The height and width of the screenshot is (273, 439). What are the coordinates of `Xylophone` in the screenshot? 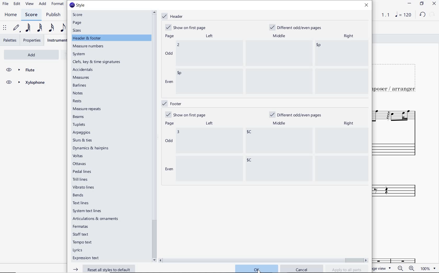 It's located at (400, 185).